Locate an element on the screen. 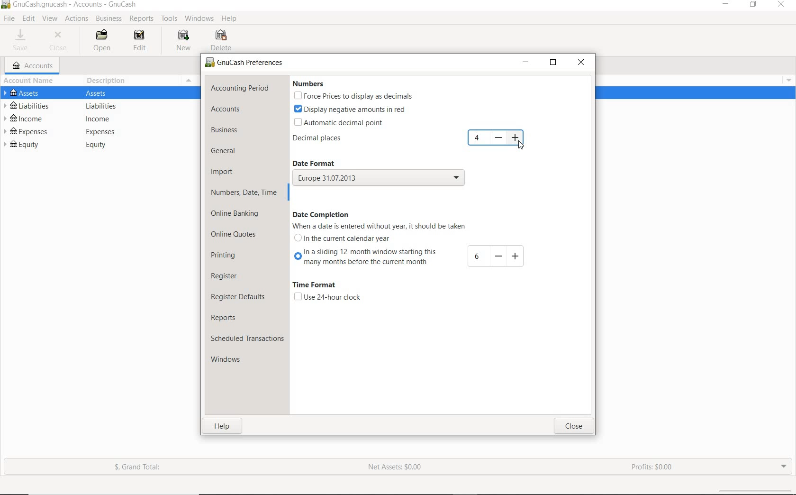 Image resolution: width=796 pixels, height=495 pixels. cursor is located at coordinates (519, 144).